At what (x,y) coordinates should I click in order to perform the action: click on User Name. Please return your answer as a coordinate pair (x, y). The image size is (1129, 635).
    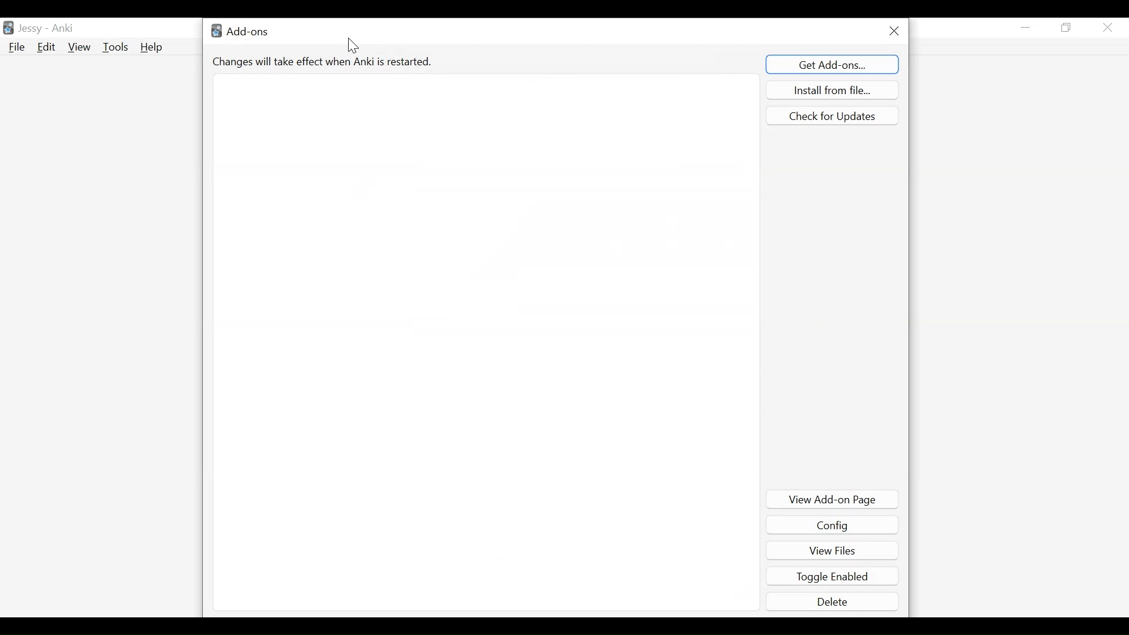
    Looking at the image, I should click on (47, 27).